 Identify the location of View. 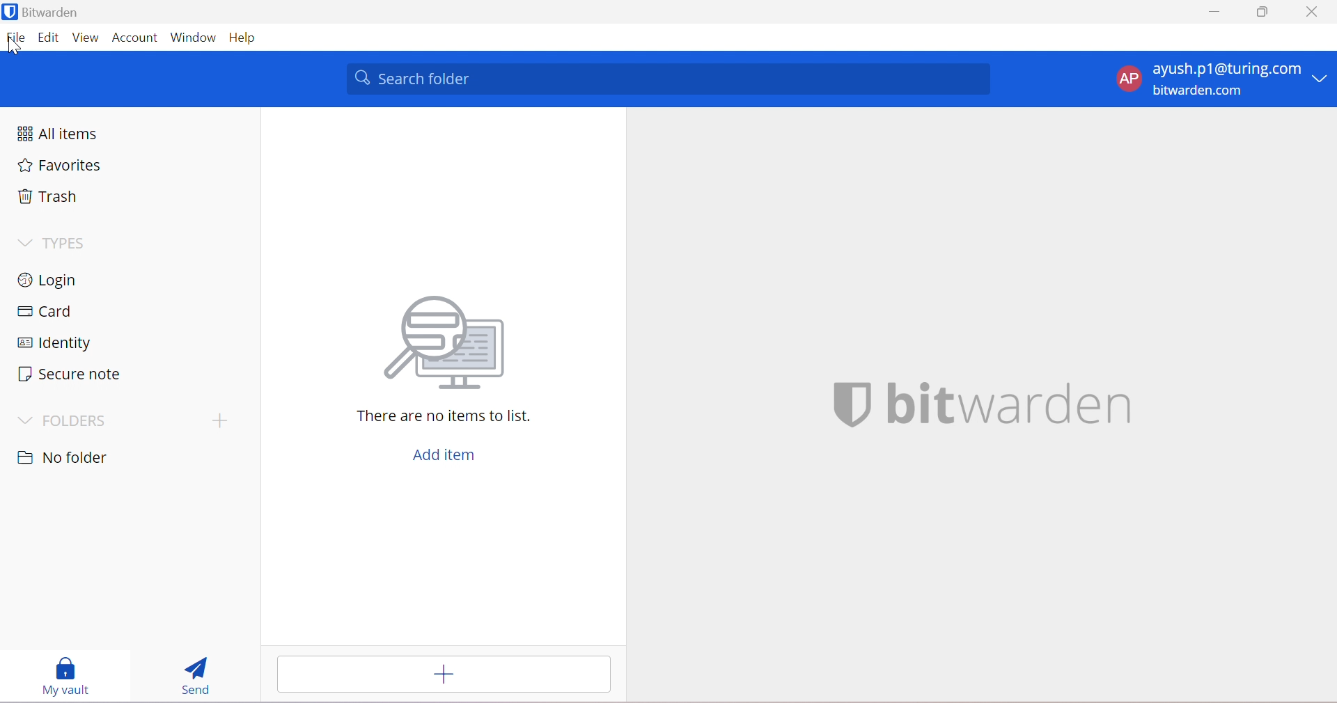
(87, 38).